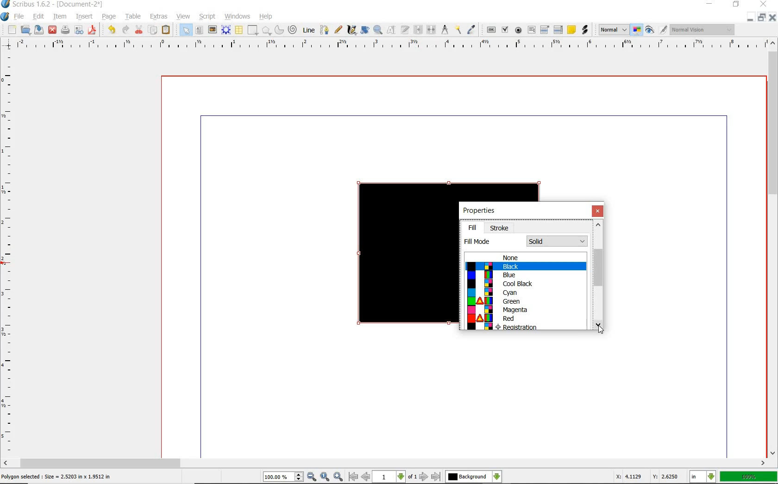 This screenshot has width=778, height=484. Describe the element at coordinates (405, 31) in the screenshot. I see `edit text with story editor` at that location.